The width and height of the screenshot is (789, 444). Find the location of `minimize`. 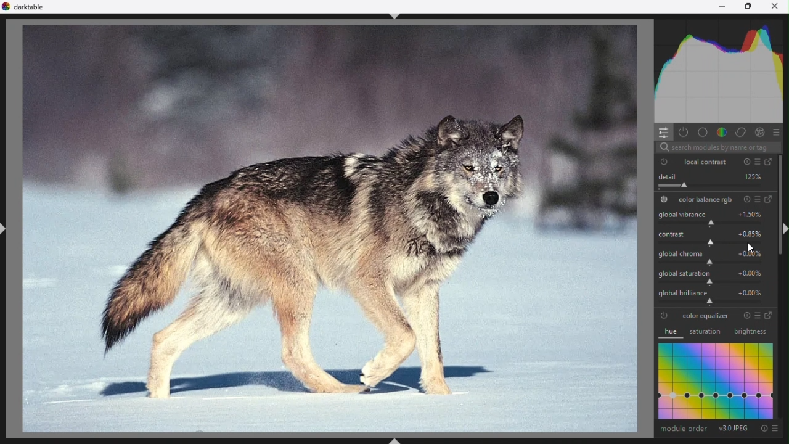

minimize is located at coordinates (722, 7).